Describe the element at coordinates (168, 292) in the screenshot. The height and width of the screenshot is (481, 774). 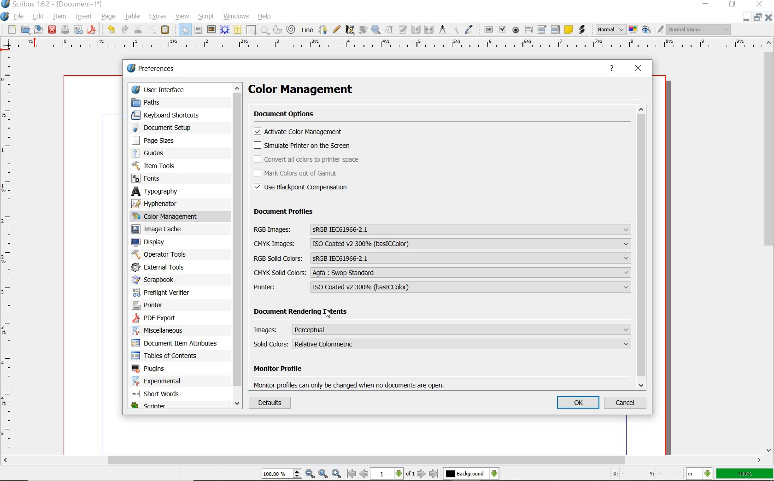
I see `preflight verifier` at that location.